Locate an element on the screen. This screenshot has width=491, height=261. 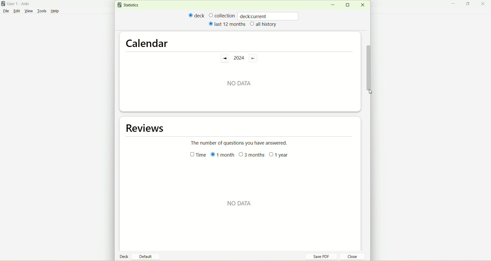
maximize is located at coordinates (349, 5).